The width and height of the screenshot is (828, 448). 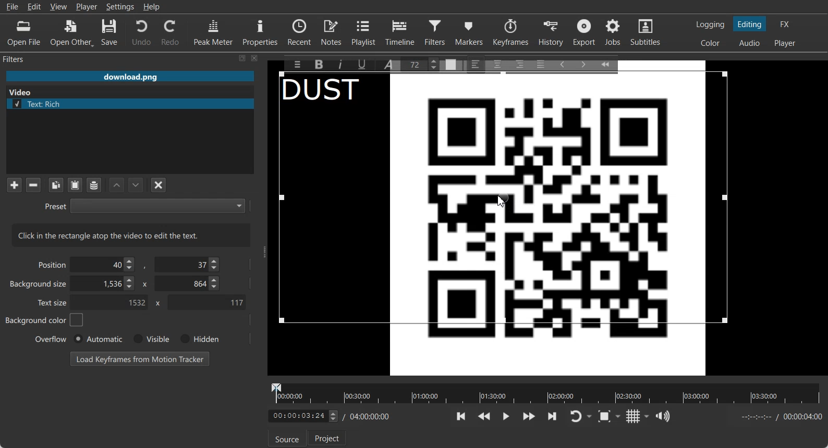 What do you see at coordinates (519, 64) in the screenshot?
I see `Right` at bounding box center [519, 64].